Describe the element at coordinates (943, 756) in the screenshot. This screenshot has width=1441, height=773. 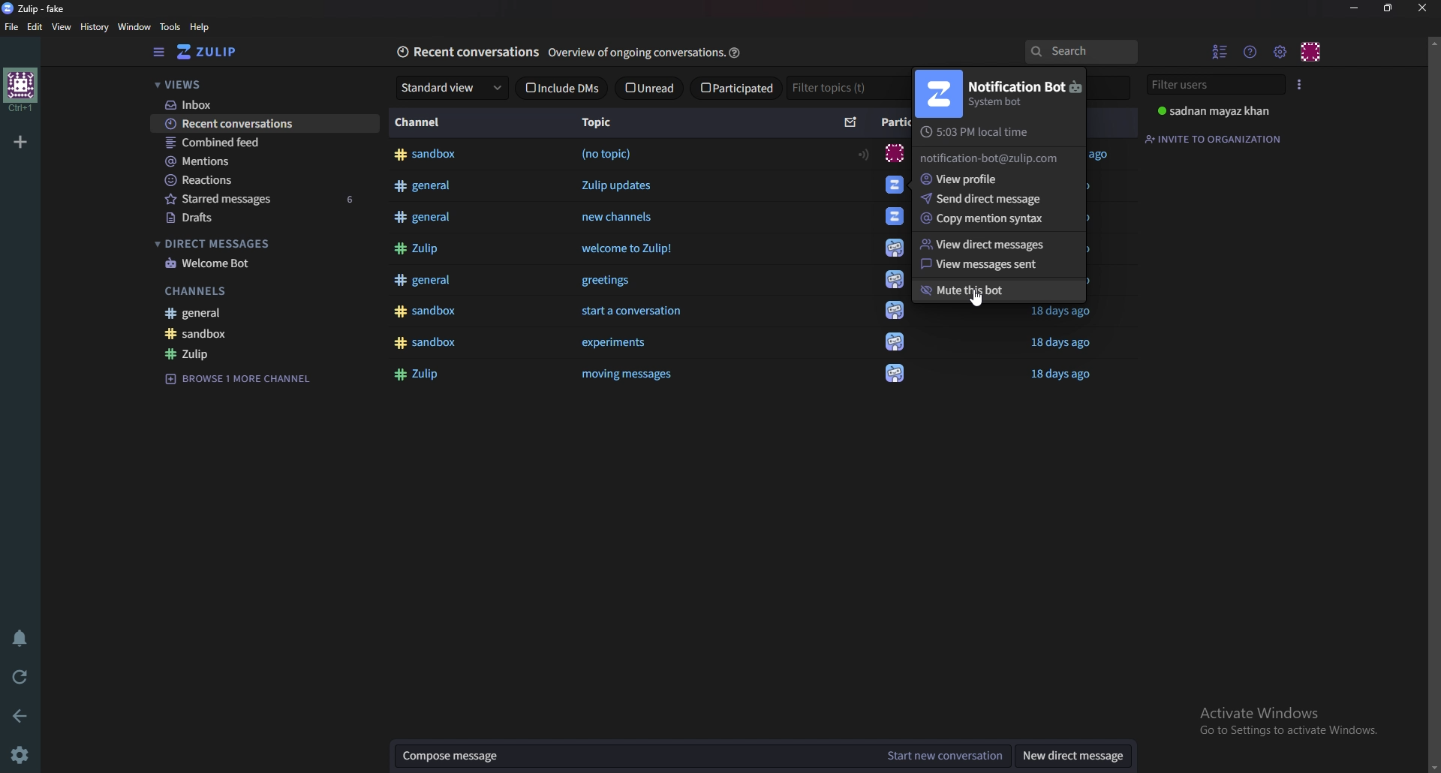
I see `Start new conversation` at that location.